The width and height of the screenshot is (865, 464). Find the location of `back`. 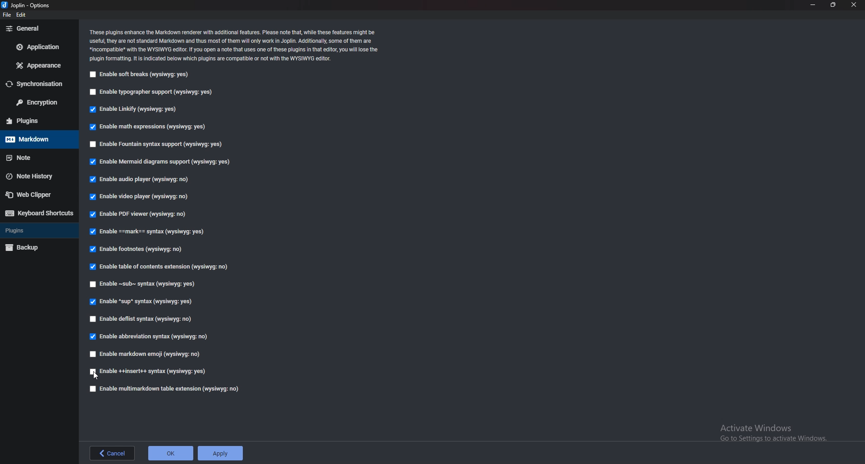

back is located at coordinates (112, 454).